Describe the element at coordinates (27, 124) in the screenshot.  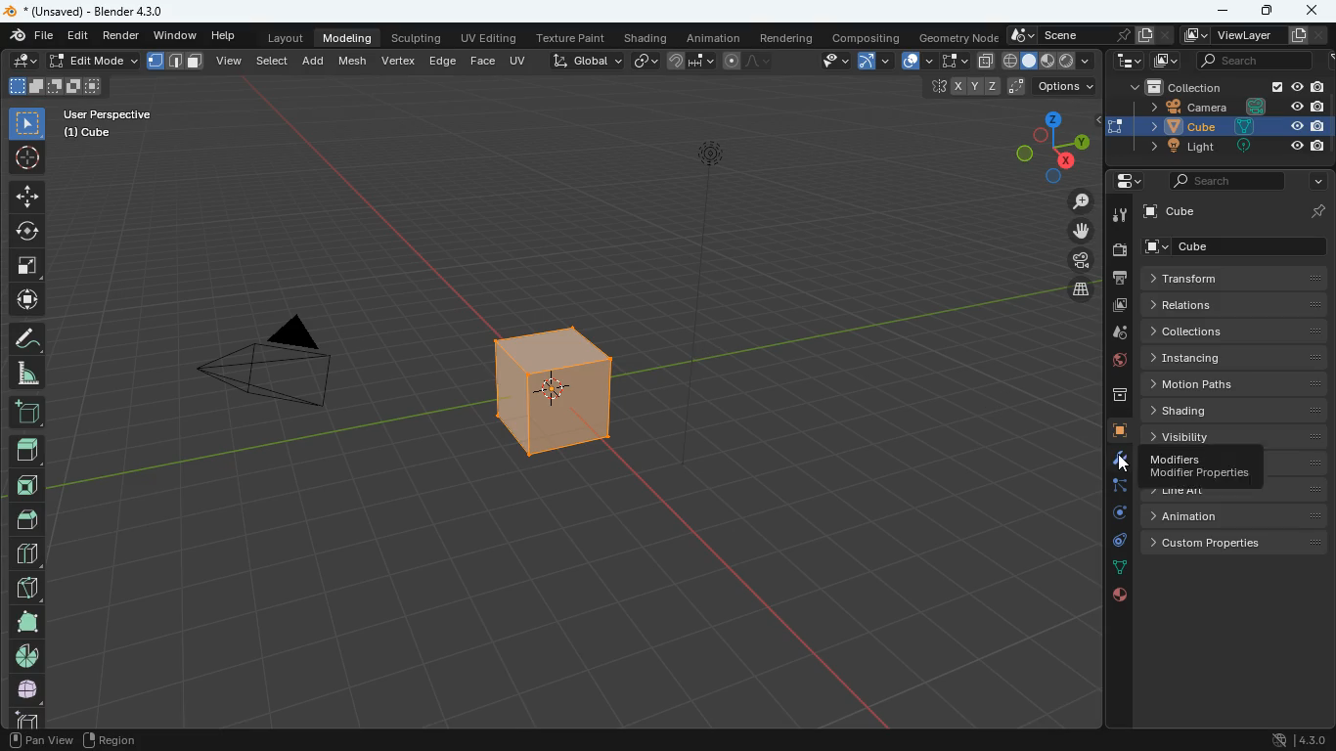
I see `select` at that location.